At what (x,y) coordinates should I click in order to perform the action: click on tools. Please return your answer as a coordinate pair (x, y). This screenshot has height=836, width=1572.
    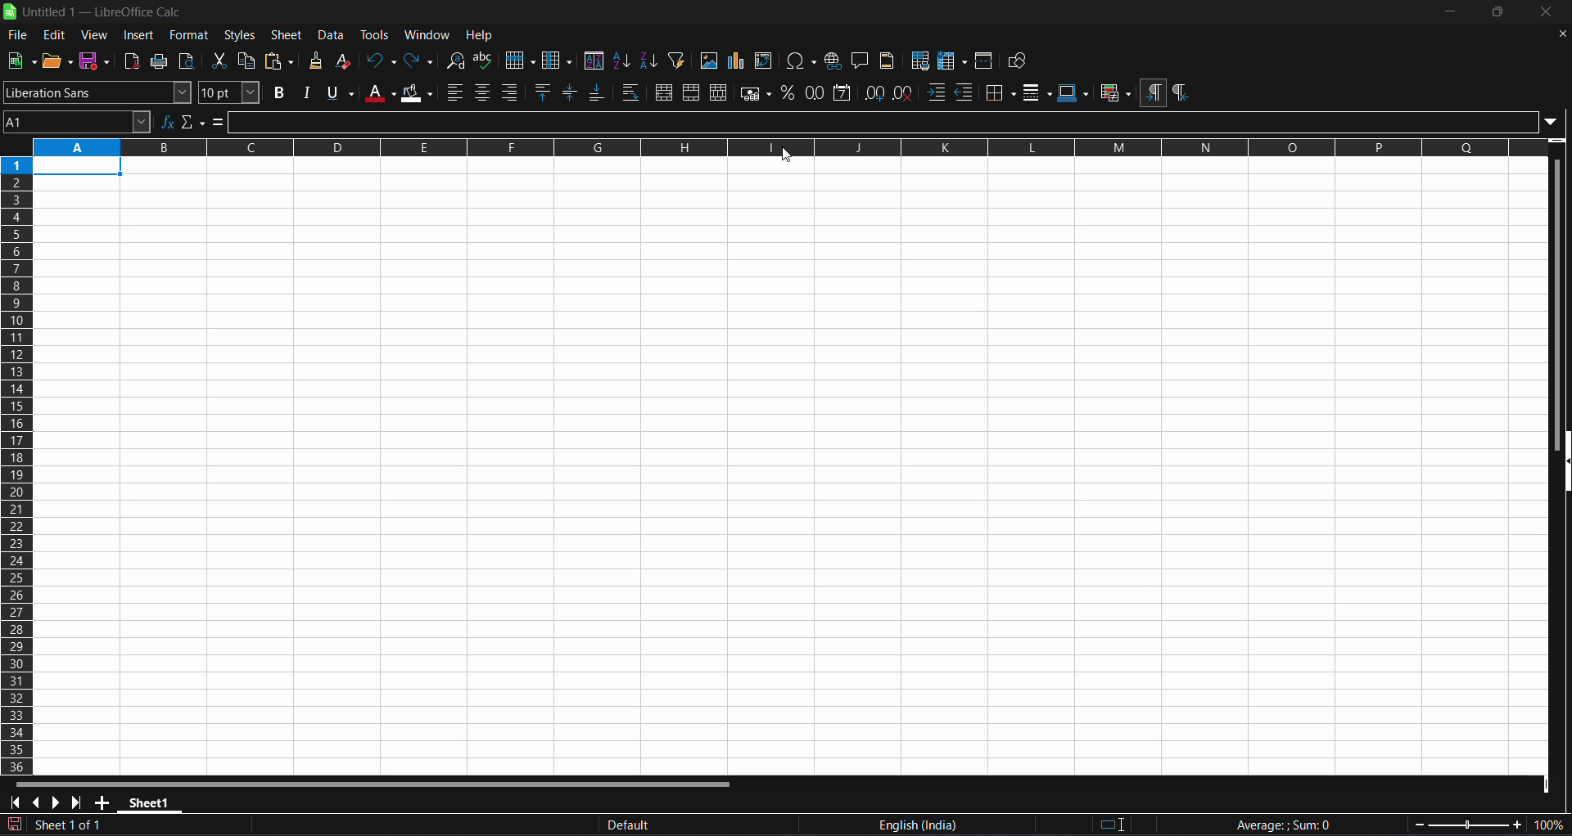
    Looking at the image, I should click on (376, 34).